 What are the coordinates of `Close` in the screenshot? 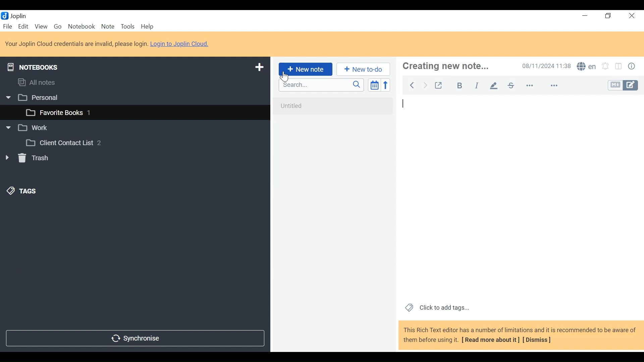 It's located at (632, 15).